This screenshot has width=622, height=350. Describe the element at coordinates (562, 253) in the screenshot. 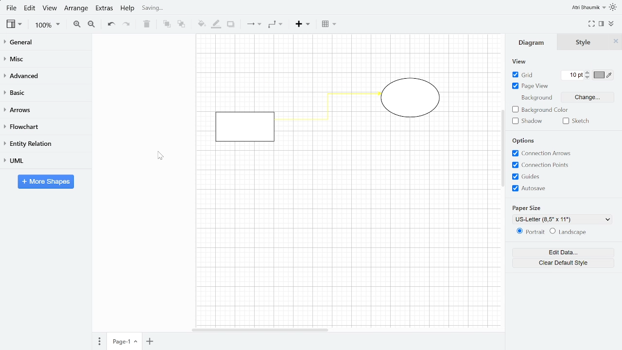

I see `Edit data` at that location.